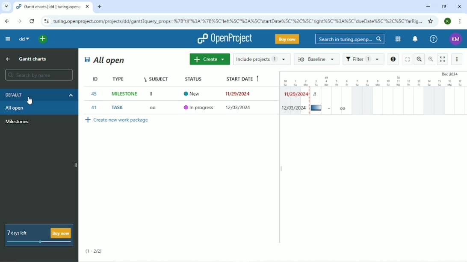 This screenshot has width=467, height=262. What do you see at coordinates (393, 59) in the screenshot?
I see `Open details view` at bounding box center [393, 59].